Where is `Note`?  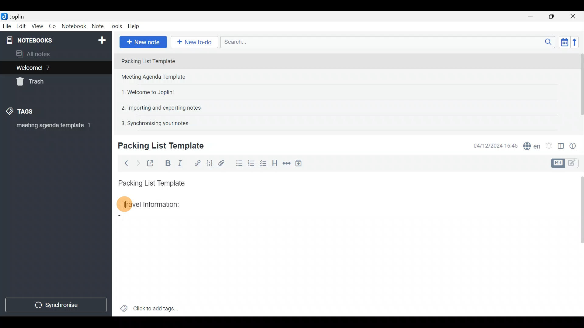
Note is located at coordinates (97, 26).